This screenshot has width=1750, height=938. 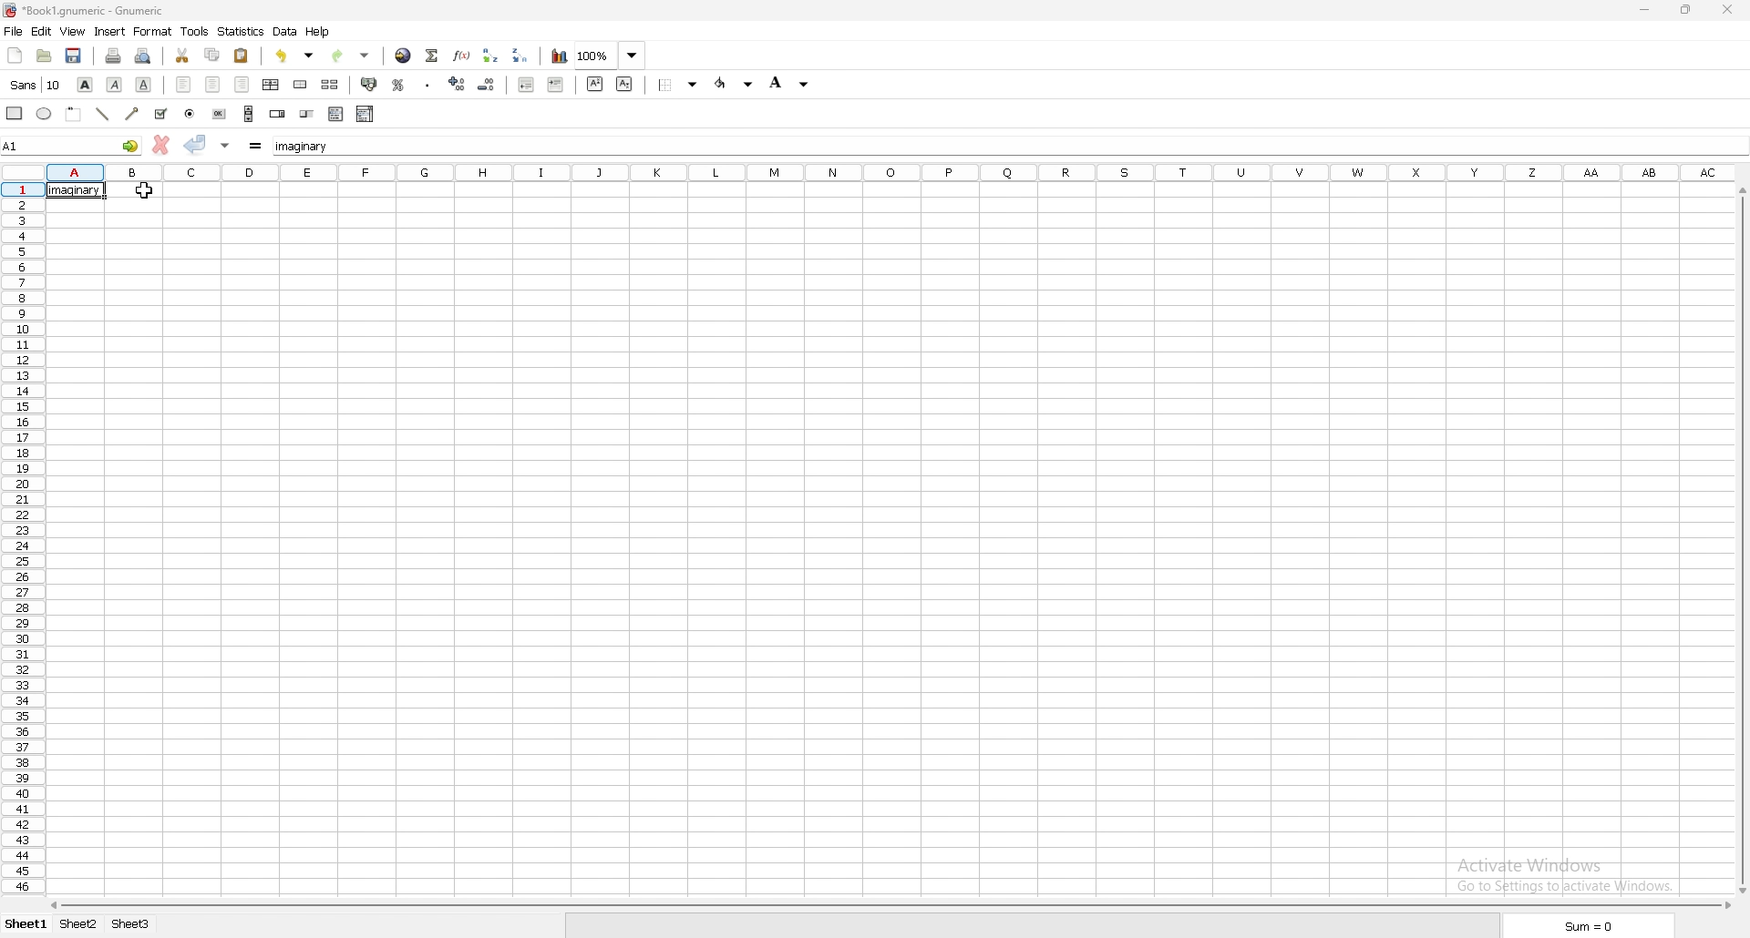 I want to click on zoom, so click(x=611, y=55).